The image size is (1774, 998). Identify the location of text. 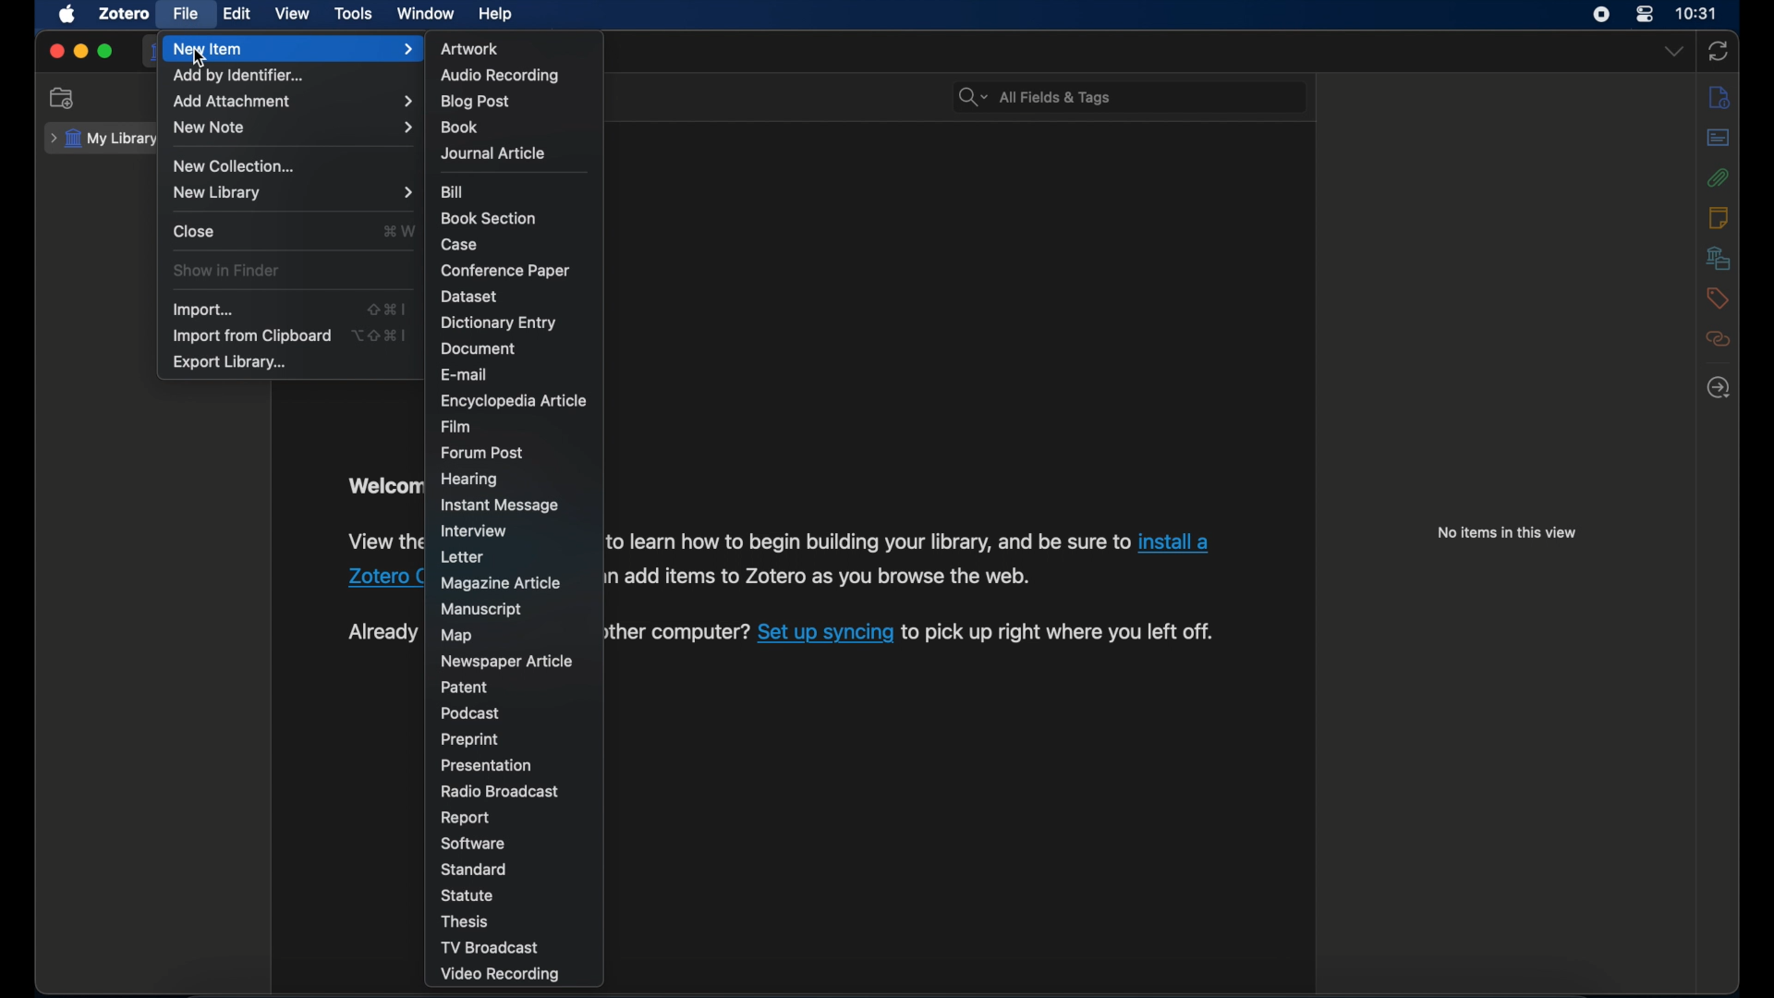
(672, 632).